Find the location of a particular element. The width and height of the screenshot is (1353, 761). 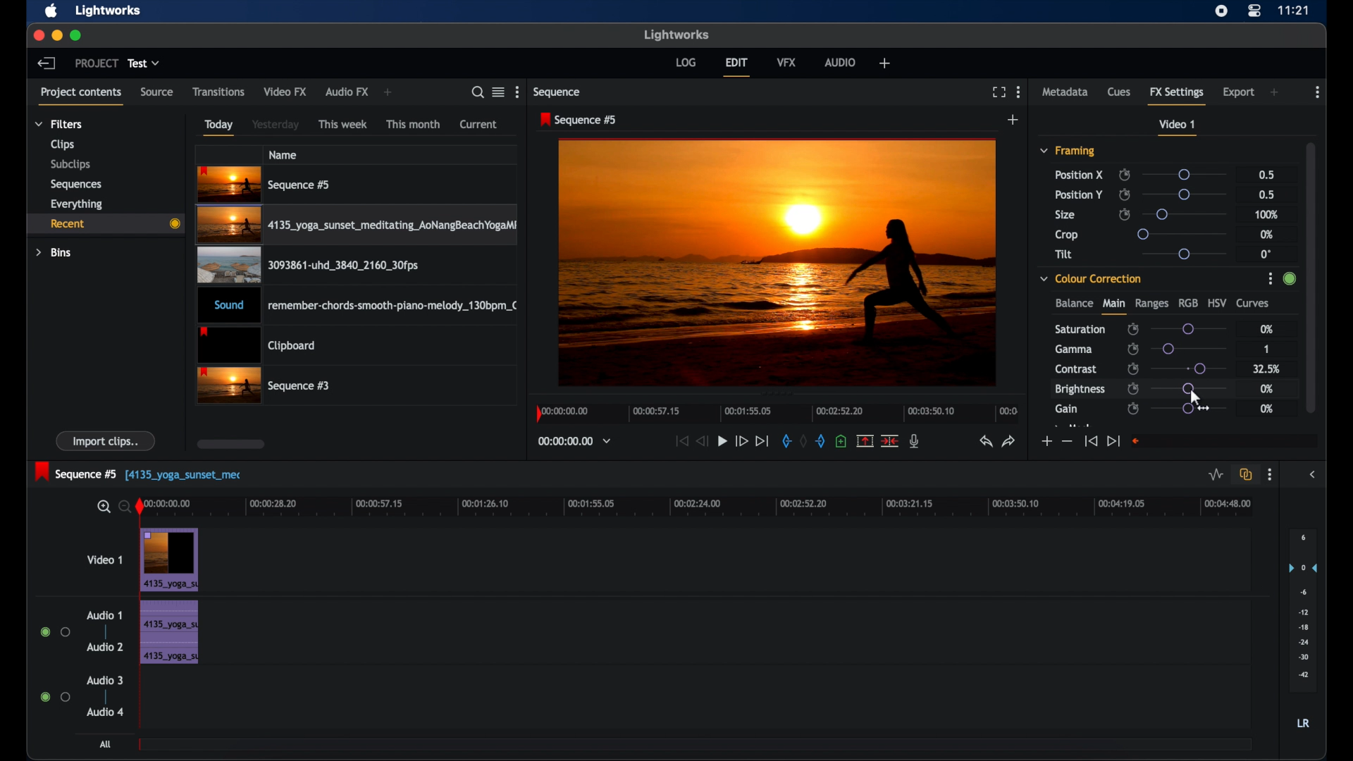

enable/disable keyframes is located at coordinates (1133, 368).